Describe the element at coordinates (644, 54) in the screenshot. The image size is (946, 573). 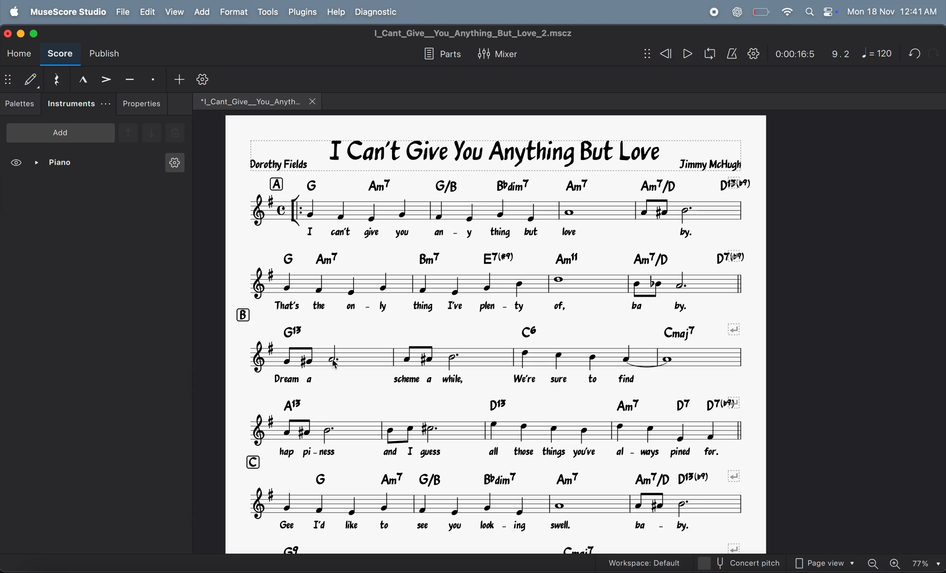
I see `show/hide` at that location.